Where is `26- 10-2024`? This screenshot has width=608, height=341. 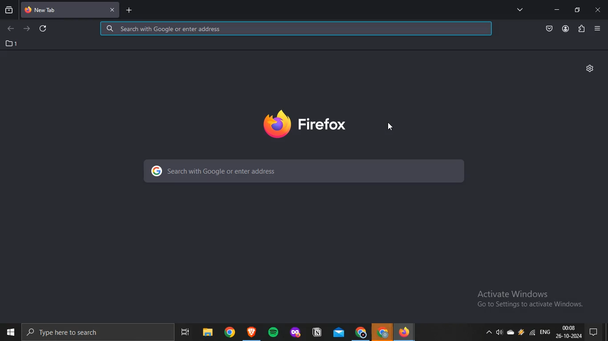
26- 10-2024 is located at coordinates (570, 337).